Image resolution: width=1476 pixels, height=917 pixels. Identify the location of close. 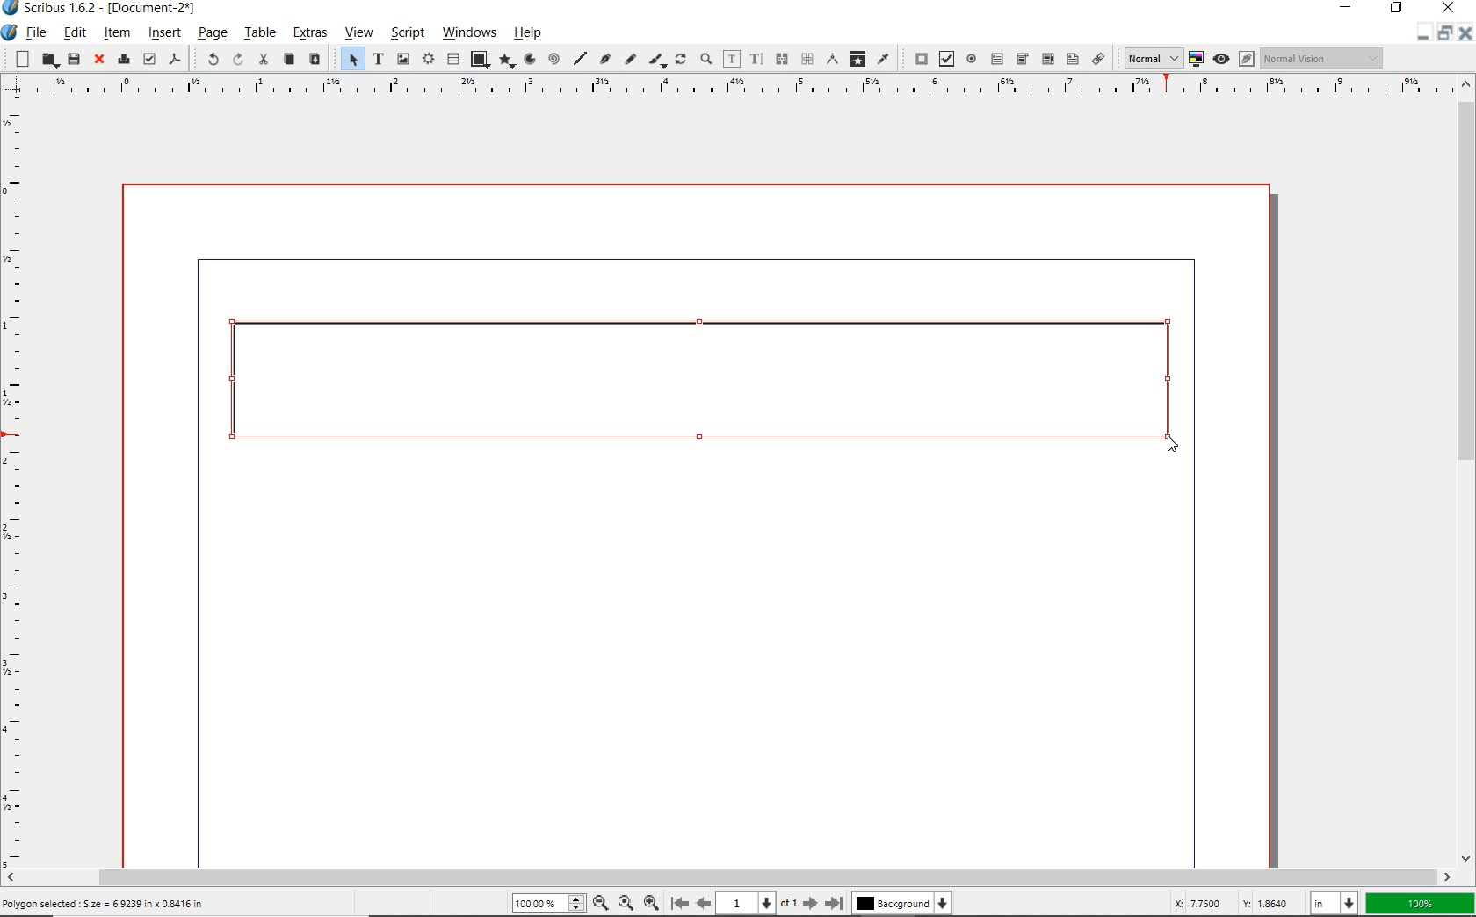
(100, 60).